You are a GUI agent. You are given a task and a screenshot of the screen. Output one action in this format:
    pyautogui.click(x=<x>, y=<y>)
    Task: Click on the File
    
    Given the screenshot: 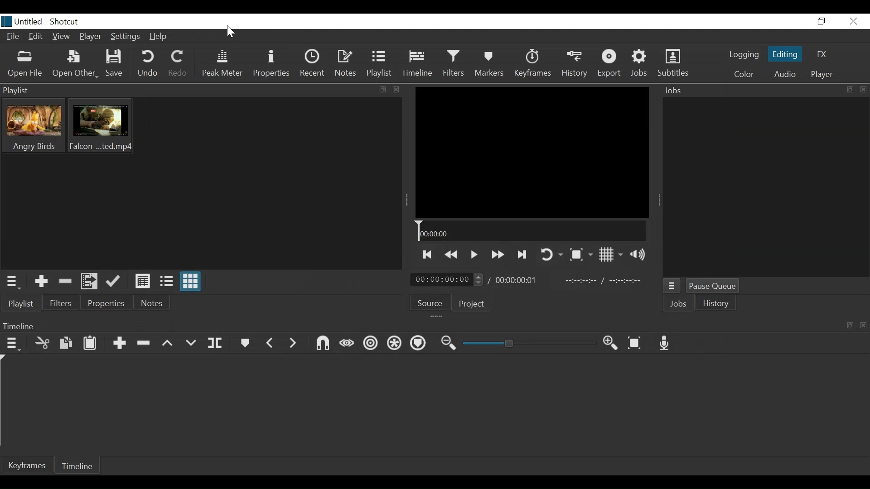 What is the action you would take?
    pyautogui.click(x=13, y=37)
    